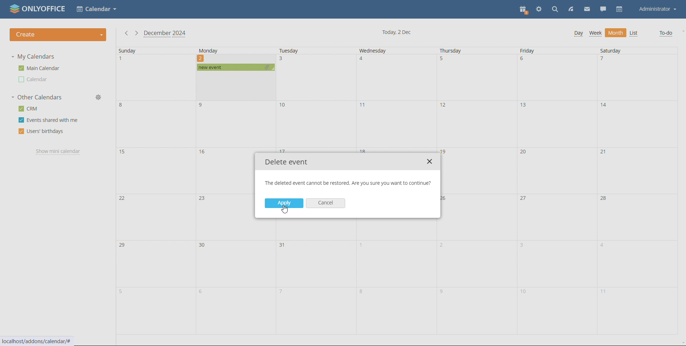  Describe the element at coordinates (123, 61) in the screenshot. I see `1` at that location.